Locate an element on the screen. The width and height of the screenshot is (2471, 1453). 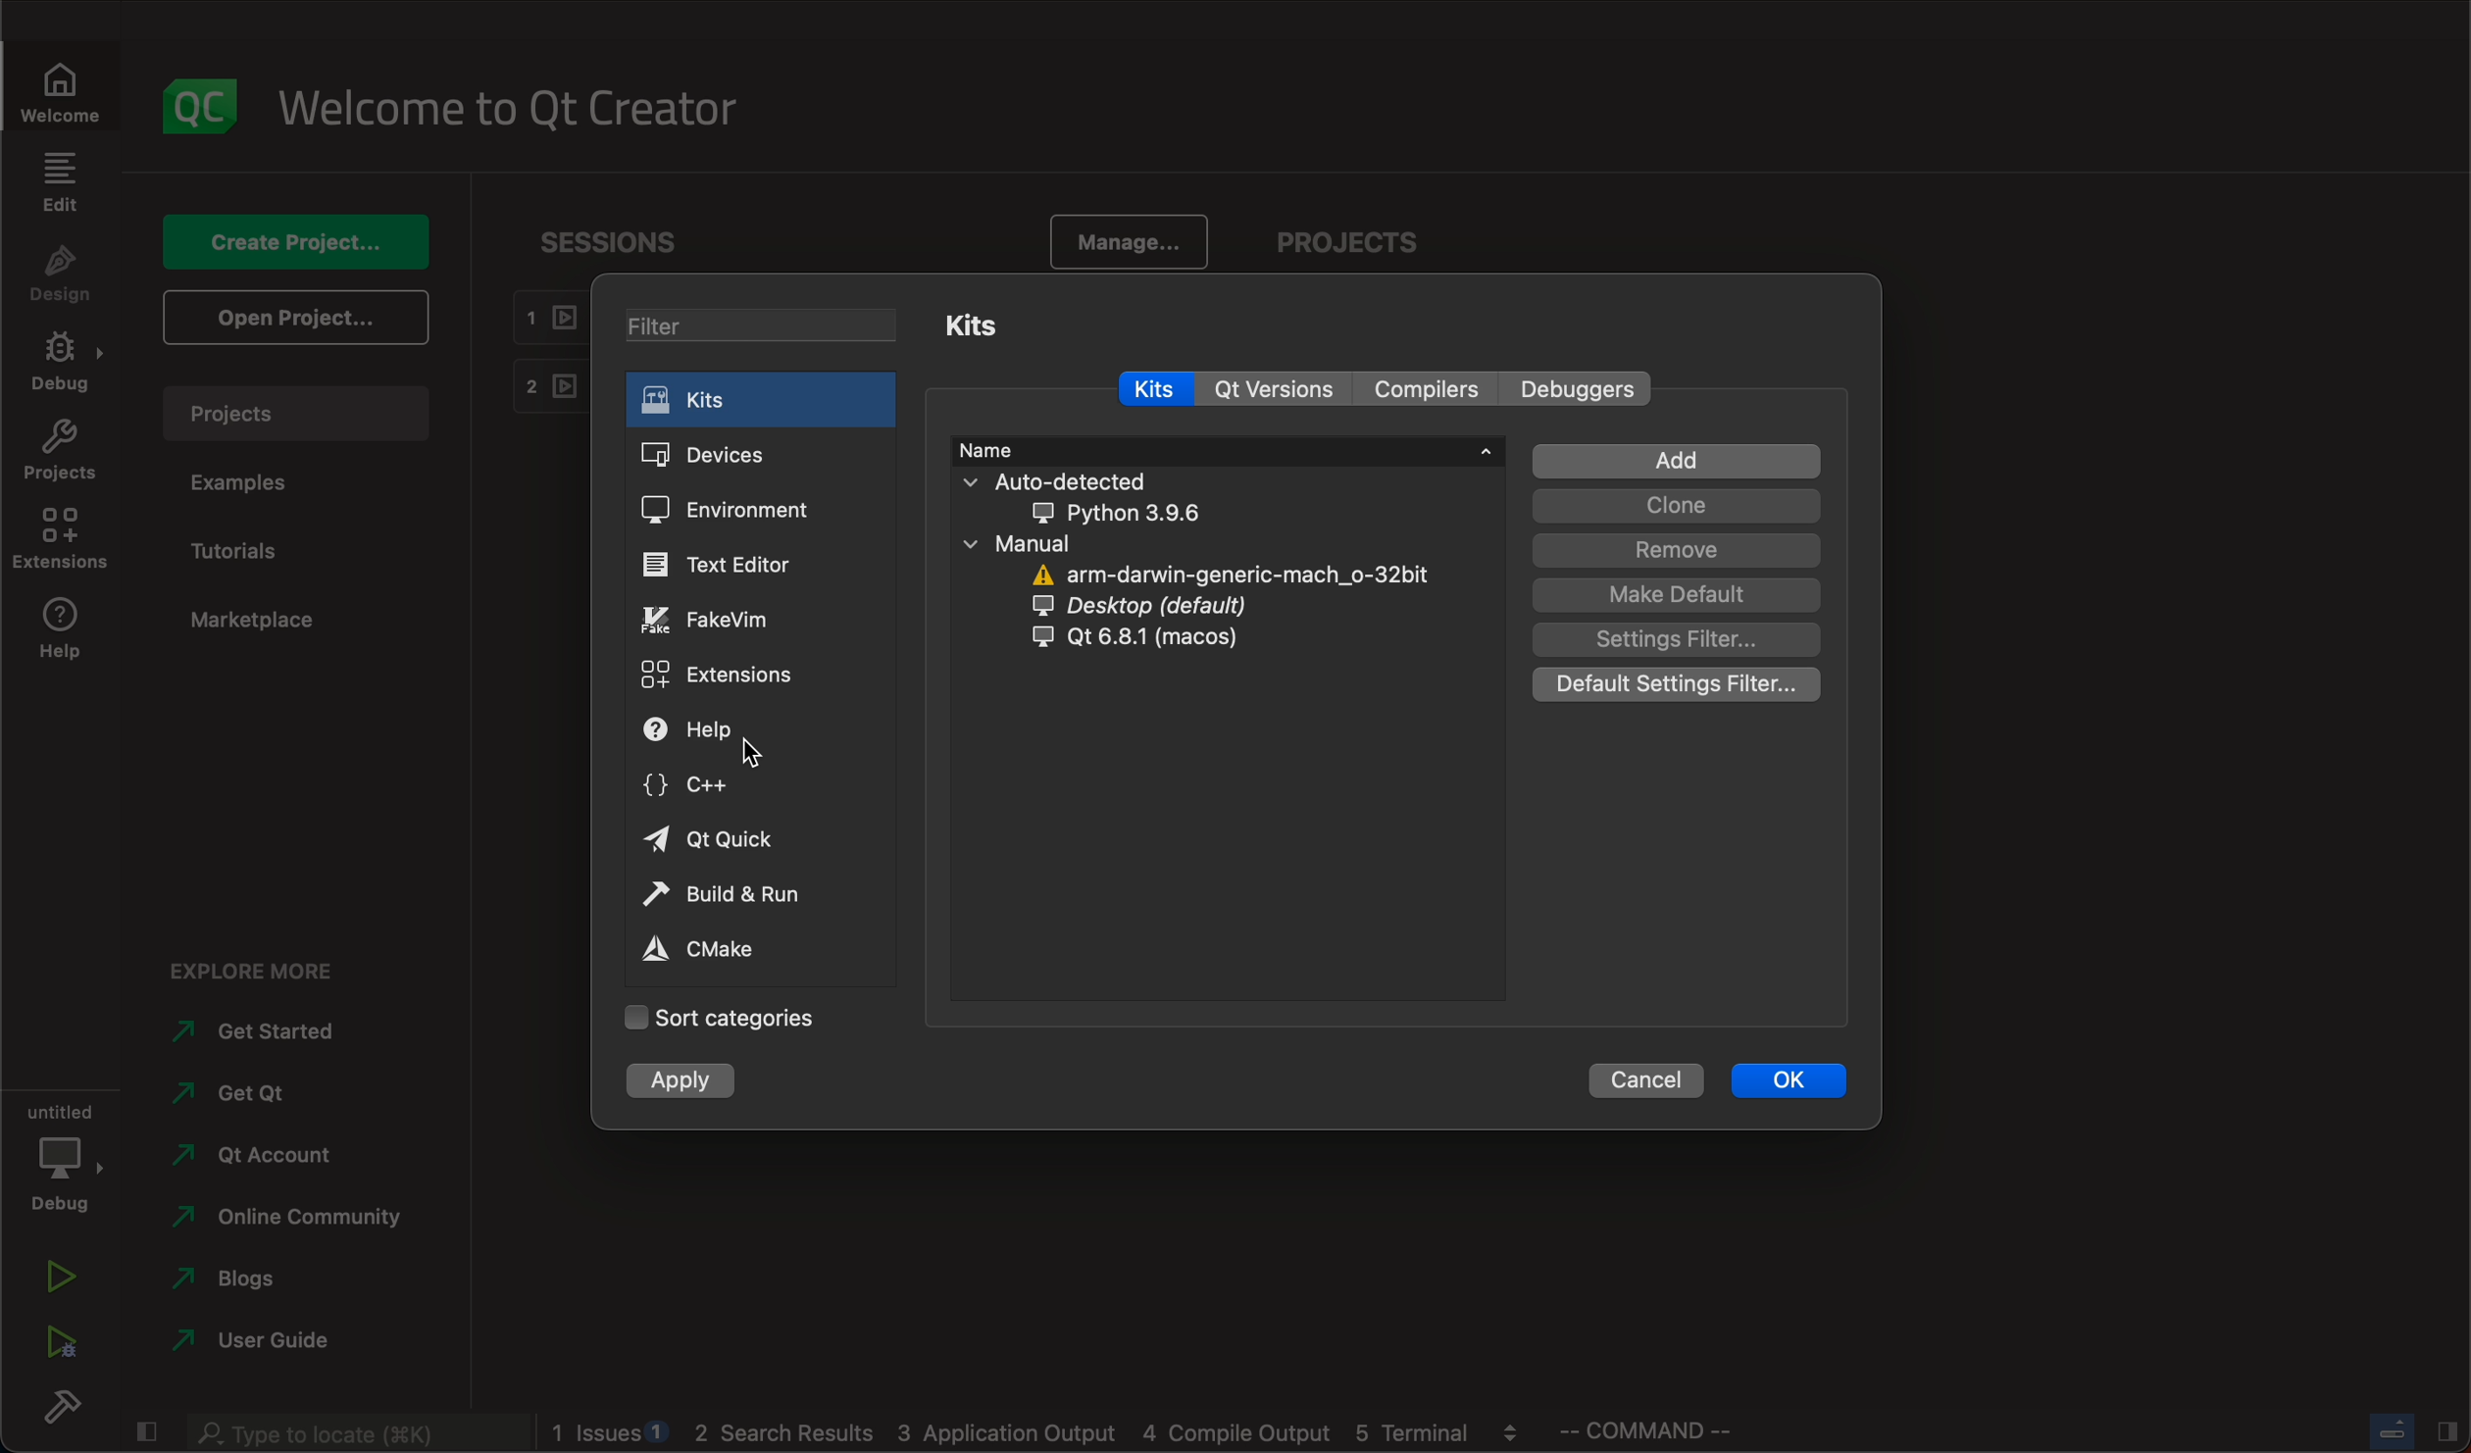
c++ is located at coordinates (704, 790).